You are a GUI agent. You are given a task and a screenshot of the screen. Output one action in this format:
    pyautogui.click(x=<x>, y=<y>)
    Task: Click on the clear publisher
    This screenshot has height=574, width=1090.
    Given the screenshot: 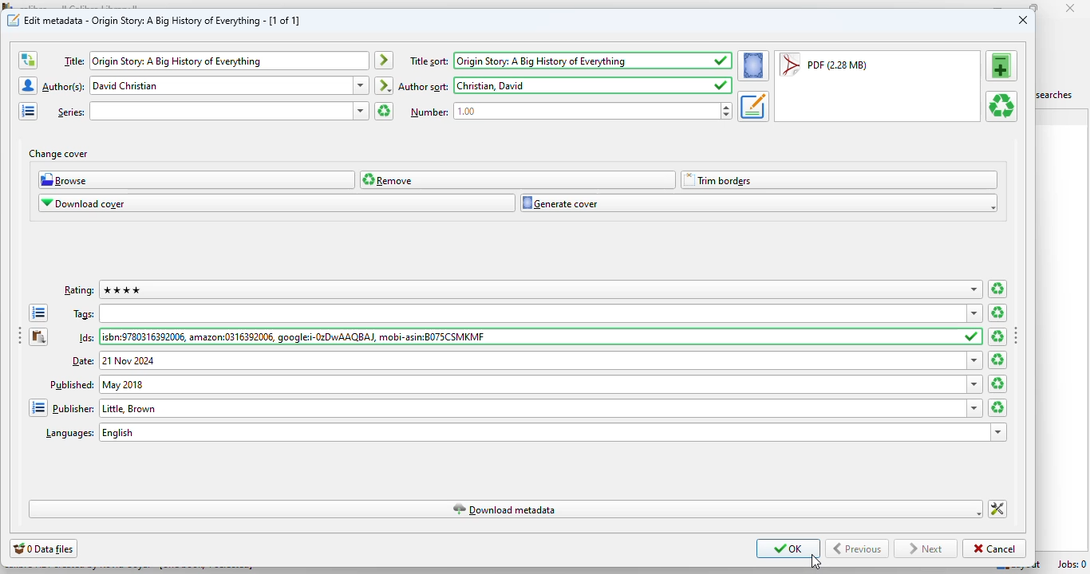 What is the action you would take?
    pyautogui.click(x=997, y=407)
    